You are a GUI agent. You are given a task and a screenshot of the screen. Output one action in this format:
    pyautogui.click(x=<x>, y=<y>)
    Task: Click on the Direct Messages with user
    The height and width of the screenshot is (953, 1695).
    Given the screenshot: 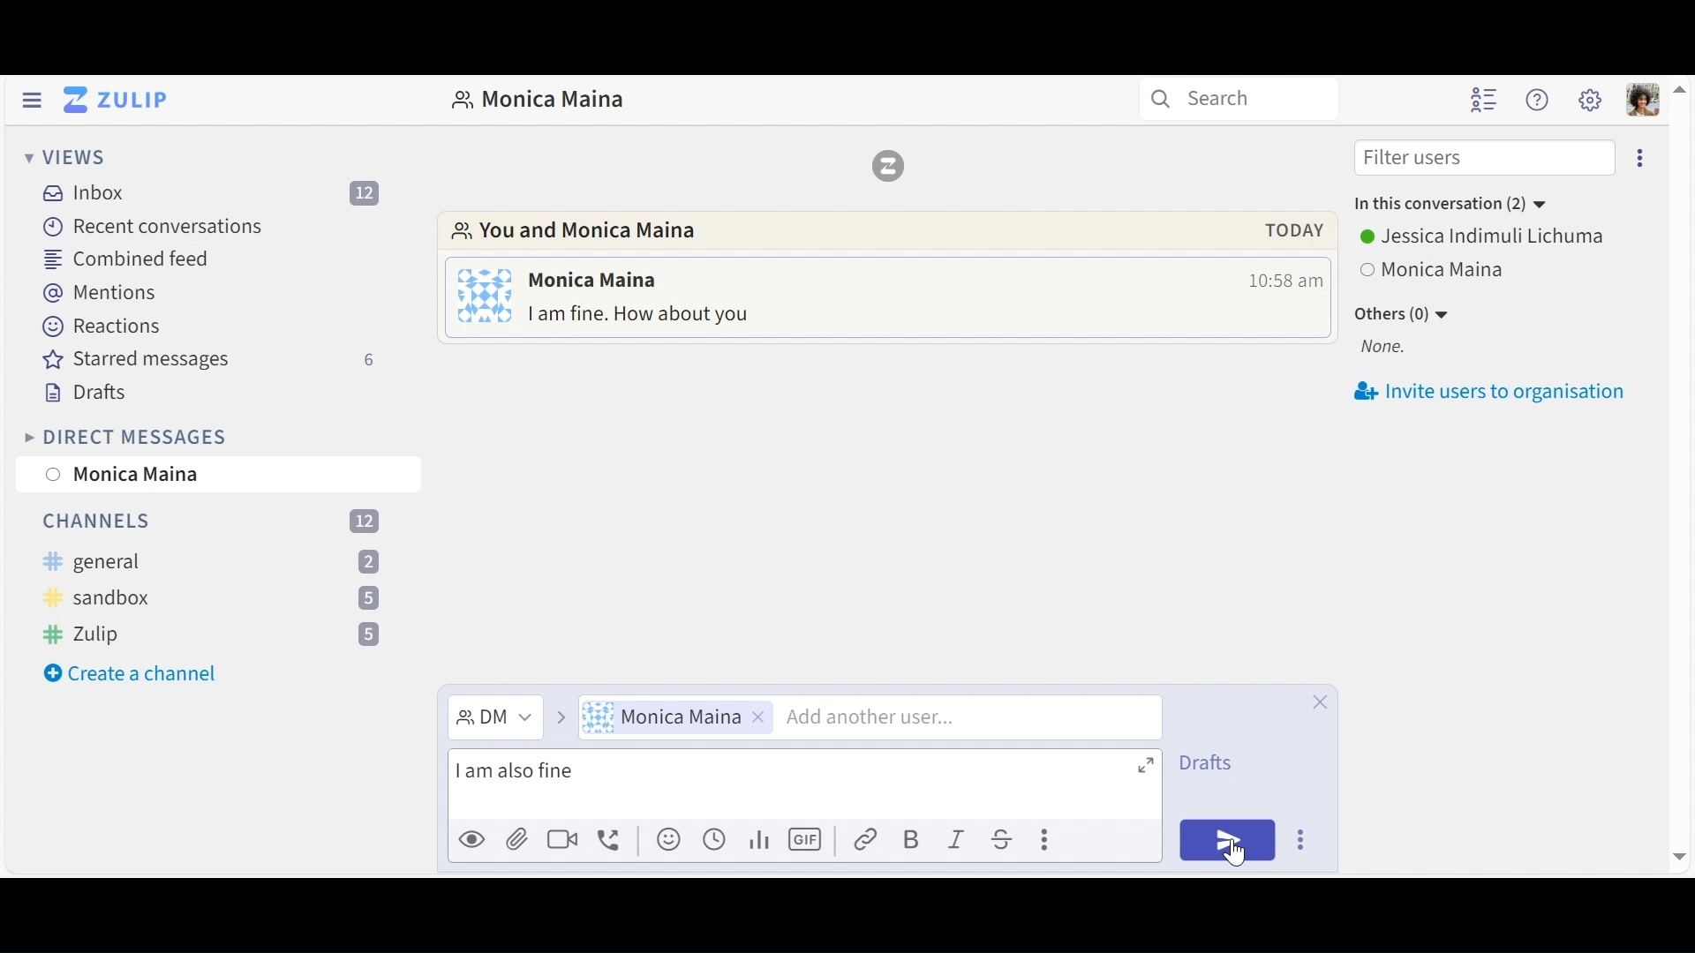 What is the action you would take?
    pyautogui.click(x=538, y=100)
    